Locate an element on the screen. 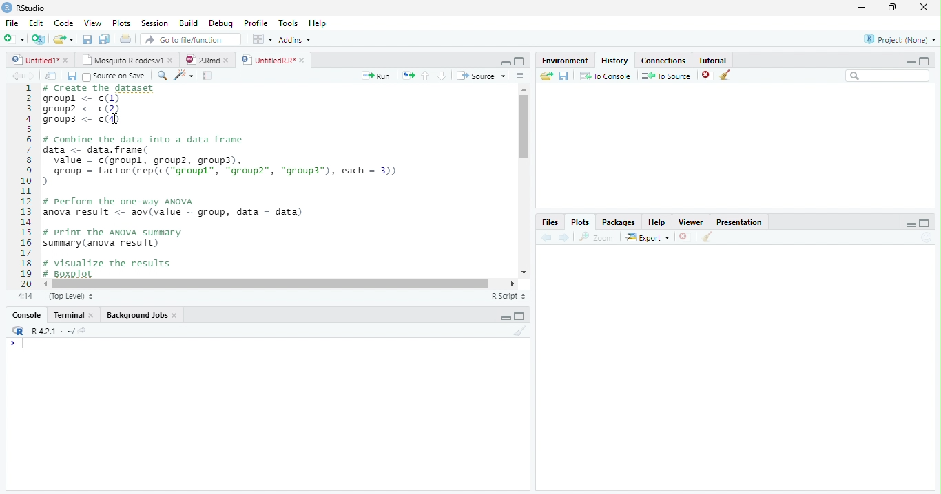  Run is located at coordinates (376, 76).